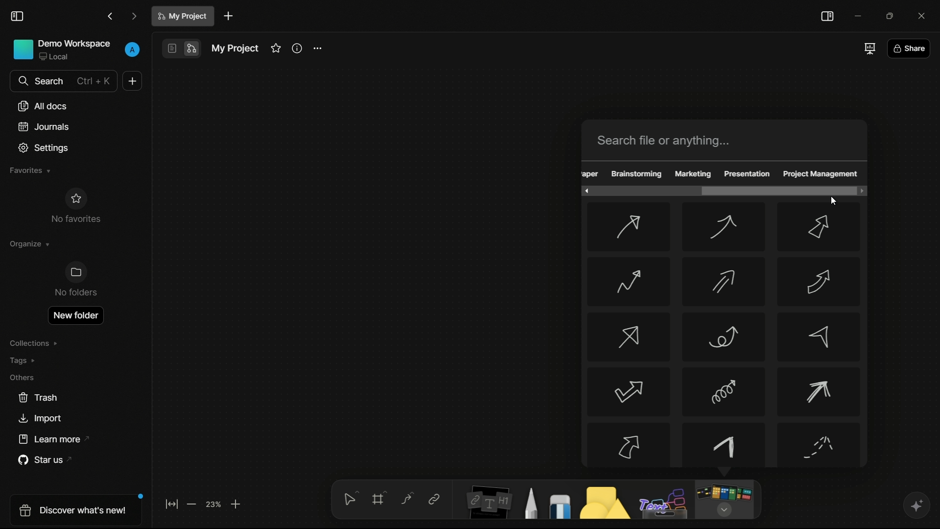  Describe the element at coordinates (44, 106) in the screenshot. I see `all documents` at that location.